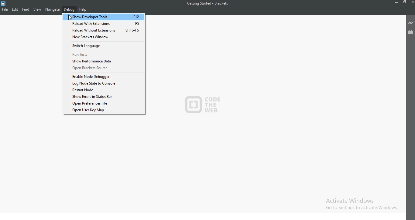 The image size is (415, 220). I want to click on Switch Language, so click(105, 45).